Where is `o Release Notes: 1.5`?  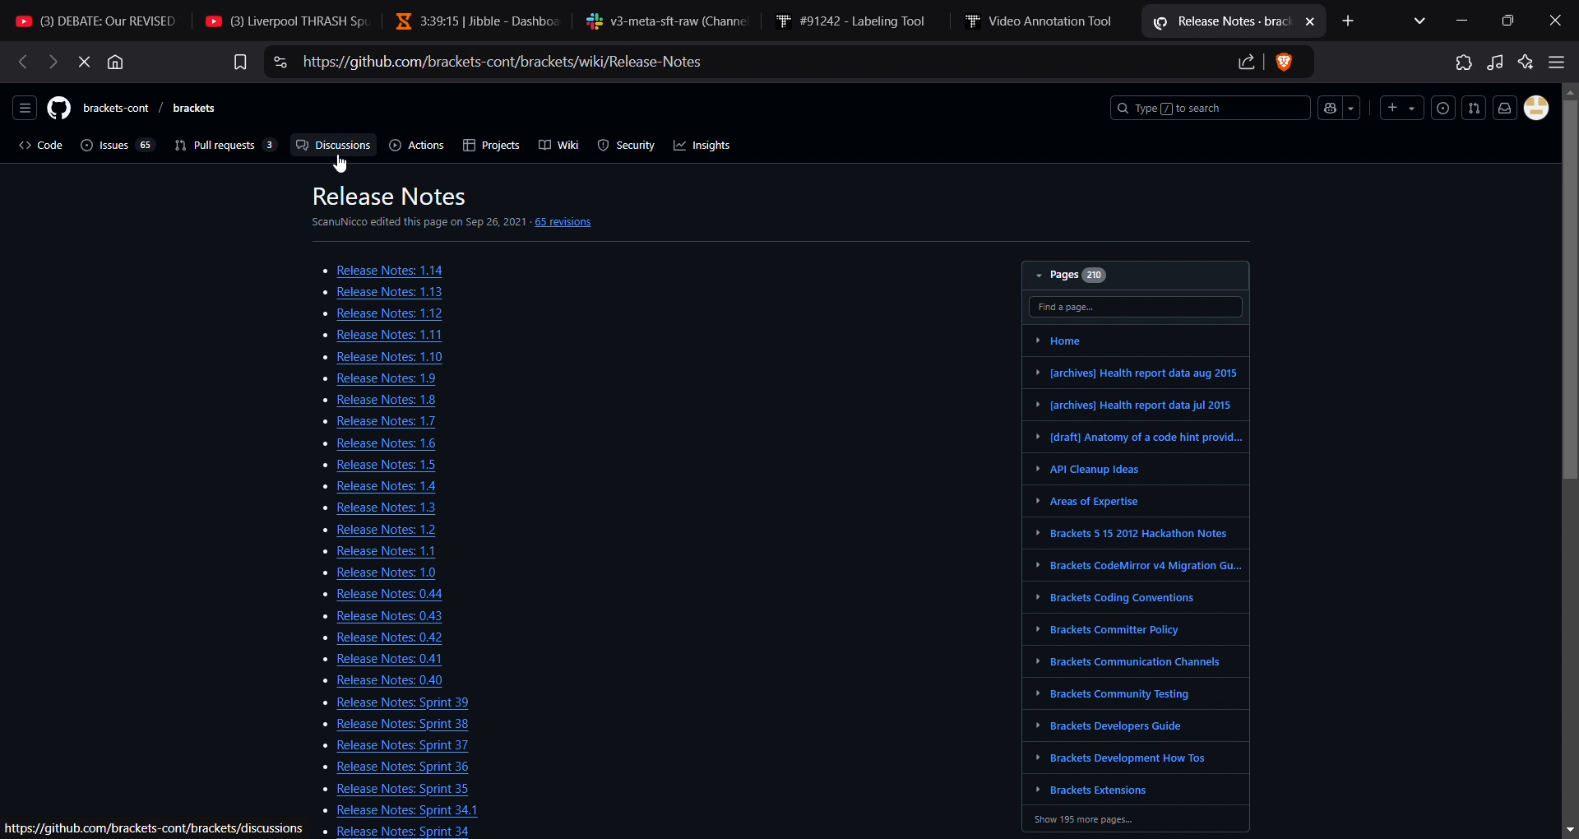 o Release Notes: 1.5 is located at coordinates (367, 464).